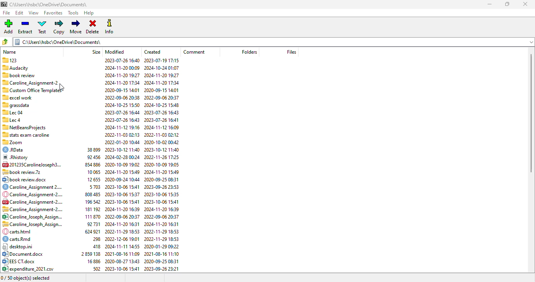  Describe the element at coordinates (122, 67) in the screenshot. I see `2024-11-20 00:09` at that location.